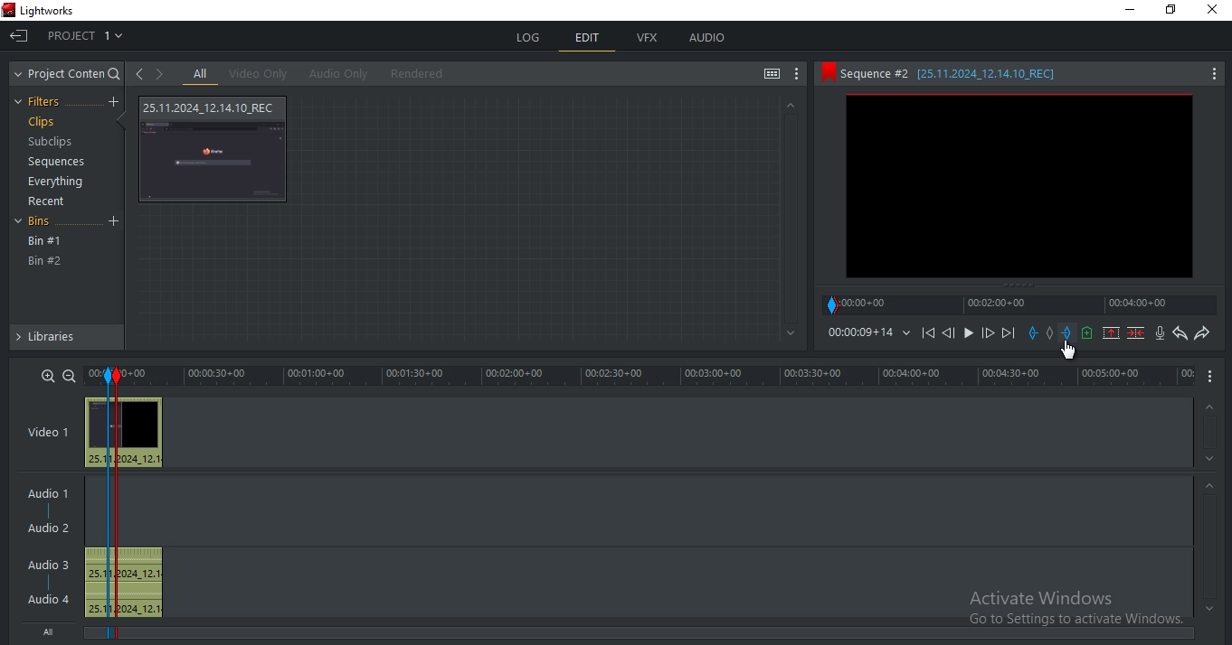 This screenshot has height=645, width=1232. What do you see at coordinates (44, 223) in the screenshot?
I see `bins` at bounding box center [44, 223].